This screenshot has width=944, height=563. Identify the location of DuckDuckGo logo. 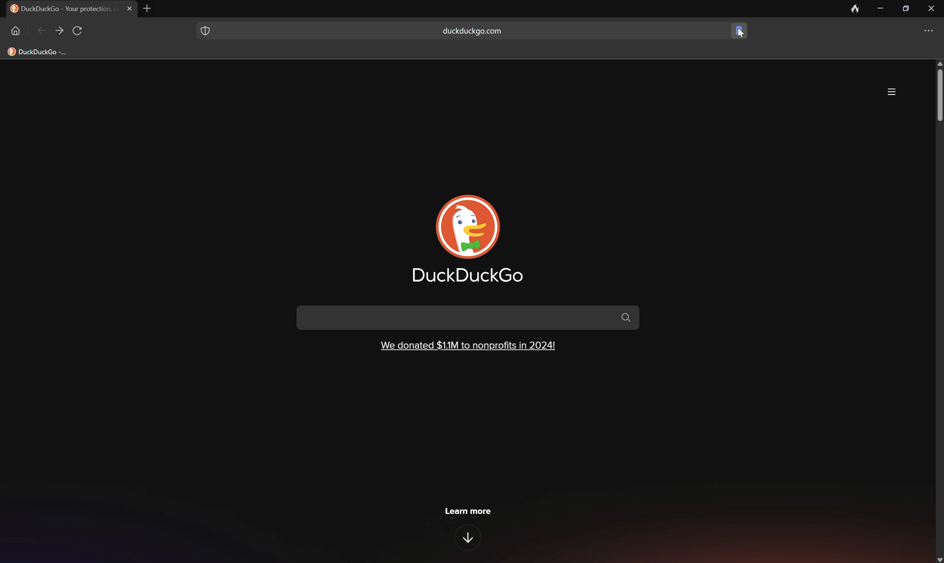
(469, 227).